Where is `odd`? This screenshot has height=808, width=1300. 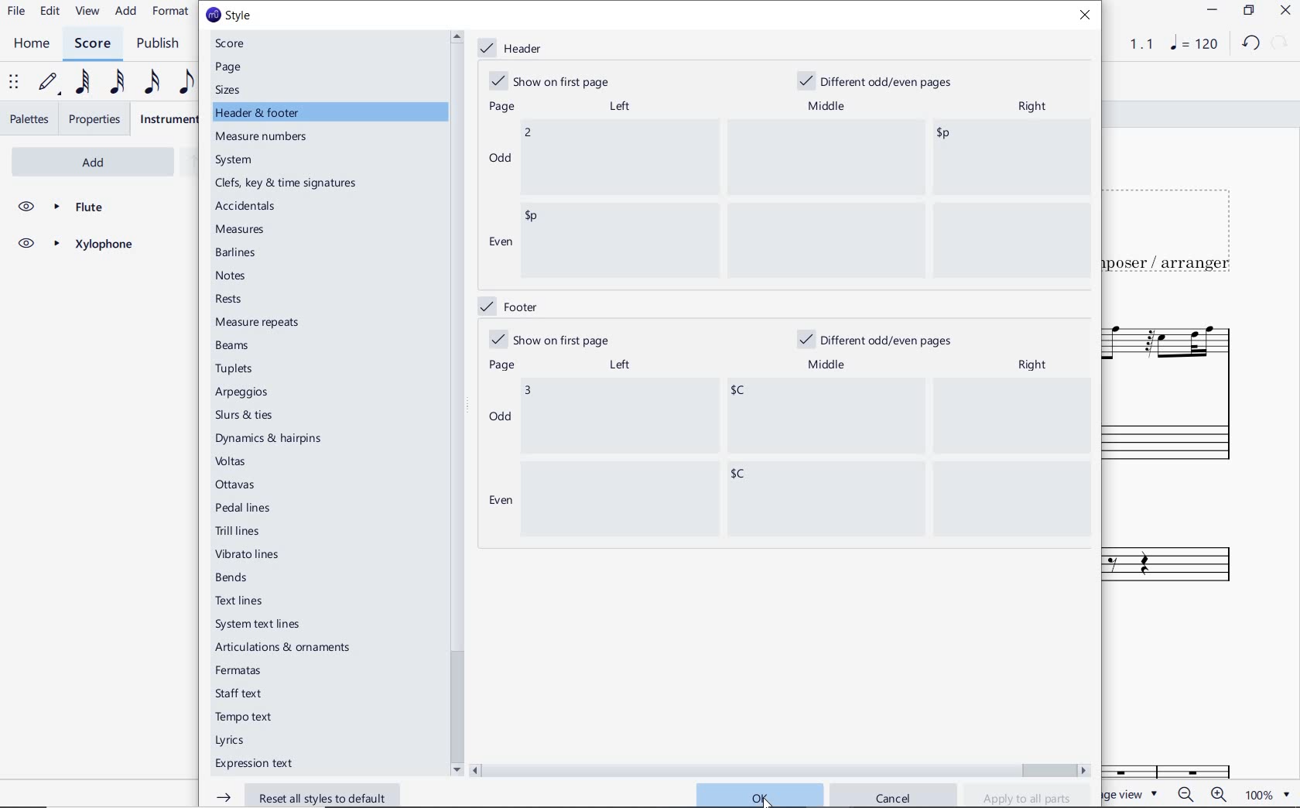 odd is located at coordinates (501, 419).